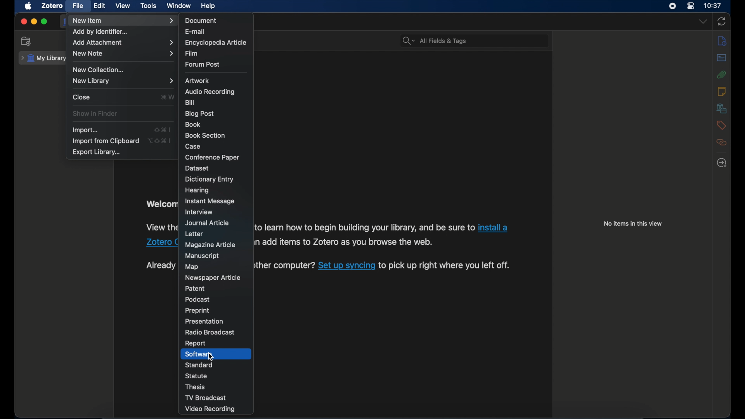 Image resolution: width=745 pixels, height=419 pixels. What do you see at coordinates (191, 102) in the screenshot?
I see `bill` at bounding box center [191, 102].